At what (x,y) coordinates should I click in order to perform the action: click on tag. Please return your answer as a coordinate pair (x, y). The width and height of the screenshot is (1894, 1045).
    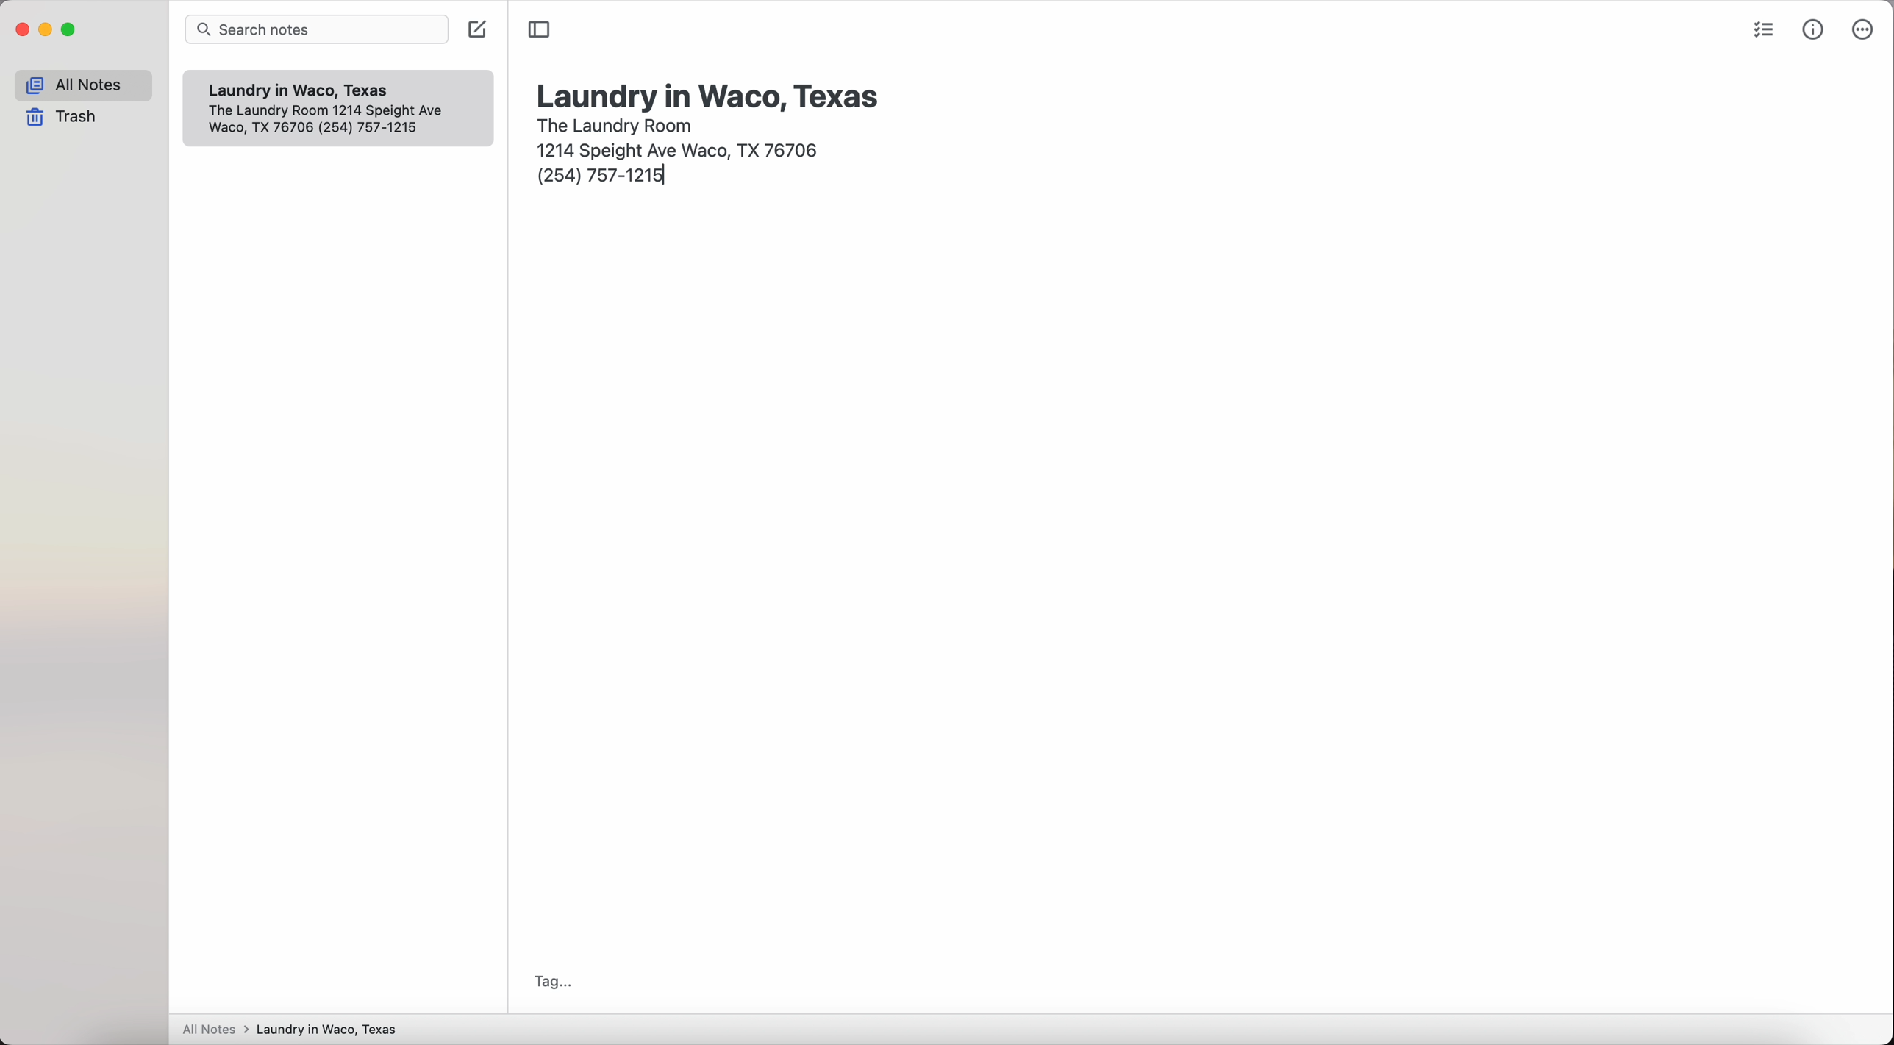
    Looking at the image, I should click on (548, 982).